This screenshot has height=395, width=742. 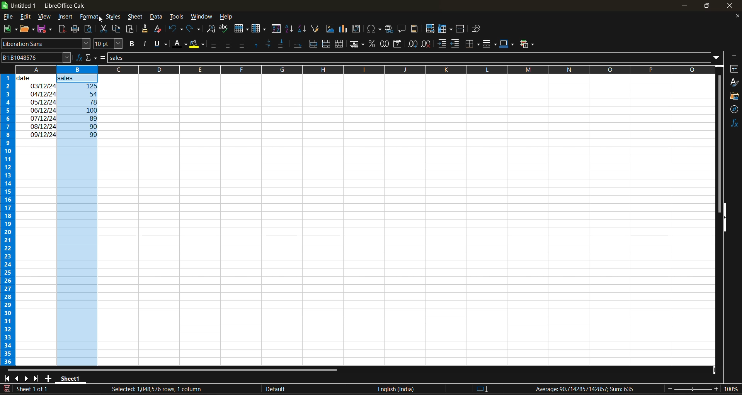 What do you see at coordinates (432, 29) in the screenshot?
I see `define print area` at bounding box center [432, 29].